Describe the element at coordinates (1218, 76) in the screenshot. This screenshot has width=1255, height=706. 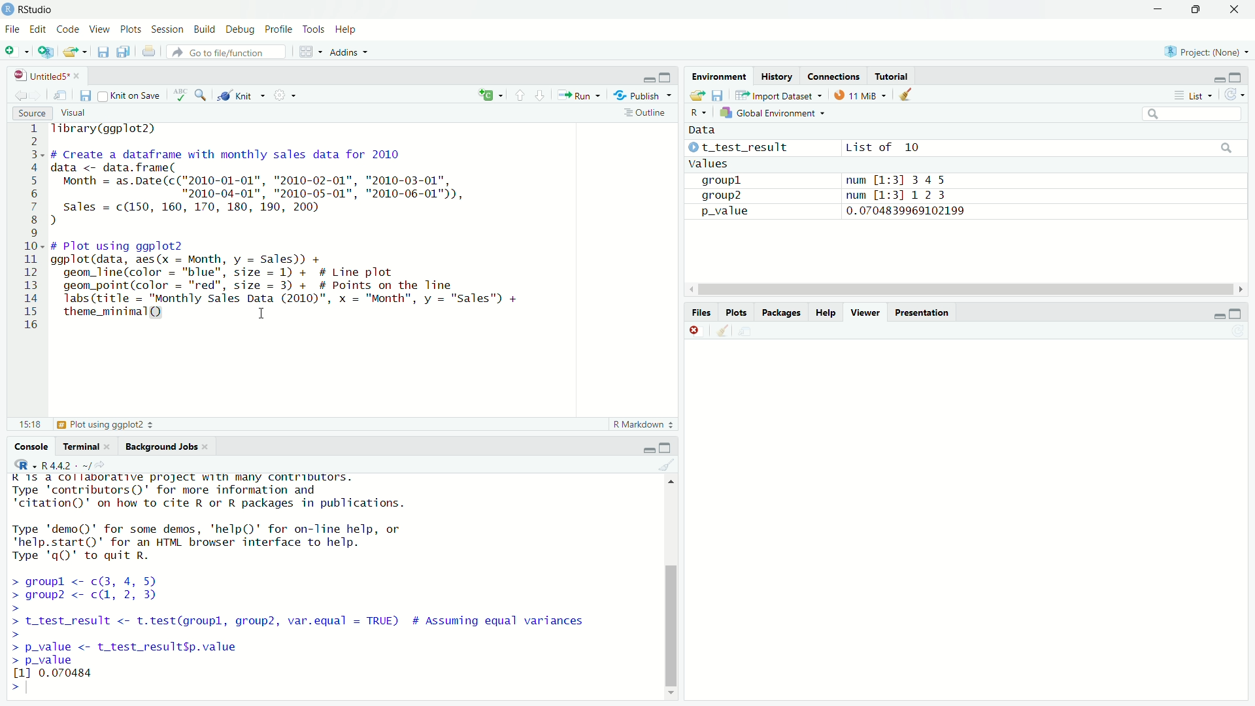
I see `minimise` at that location.